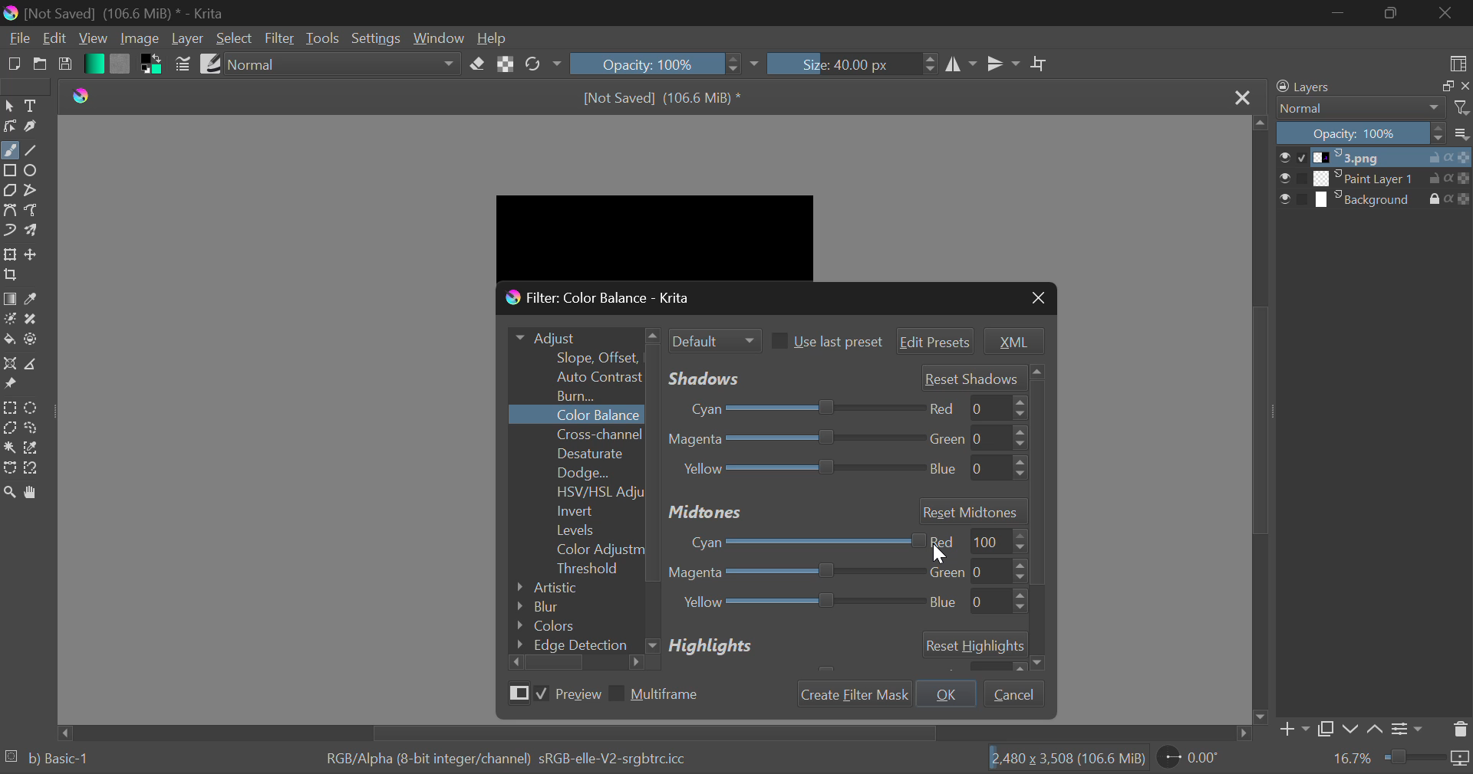 This screenshot has width=1473, height=774. I want to click on options, so click(1461, 133).